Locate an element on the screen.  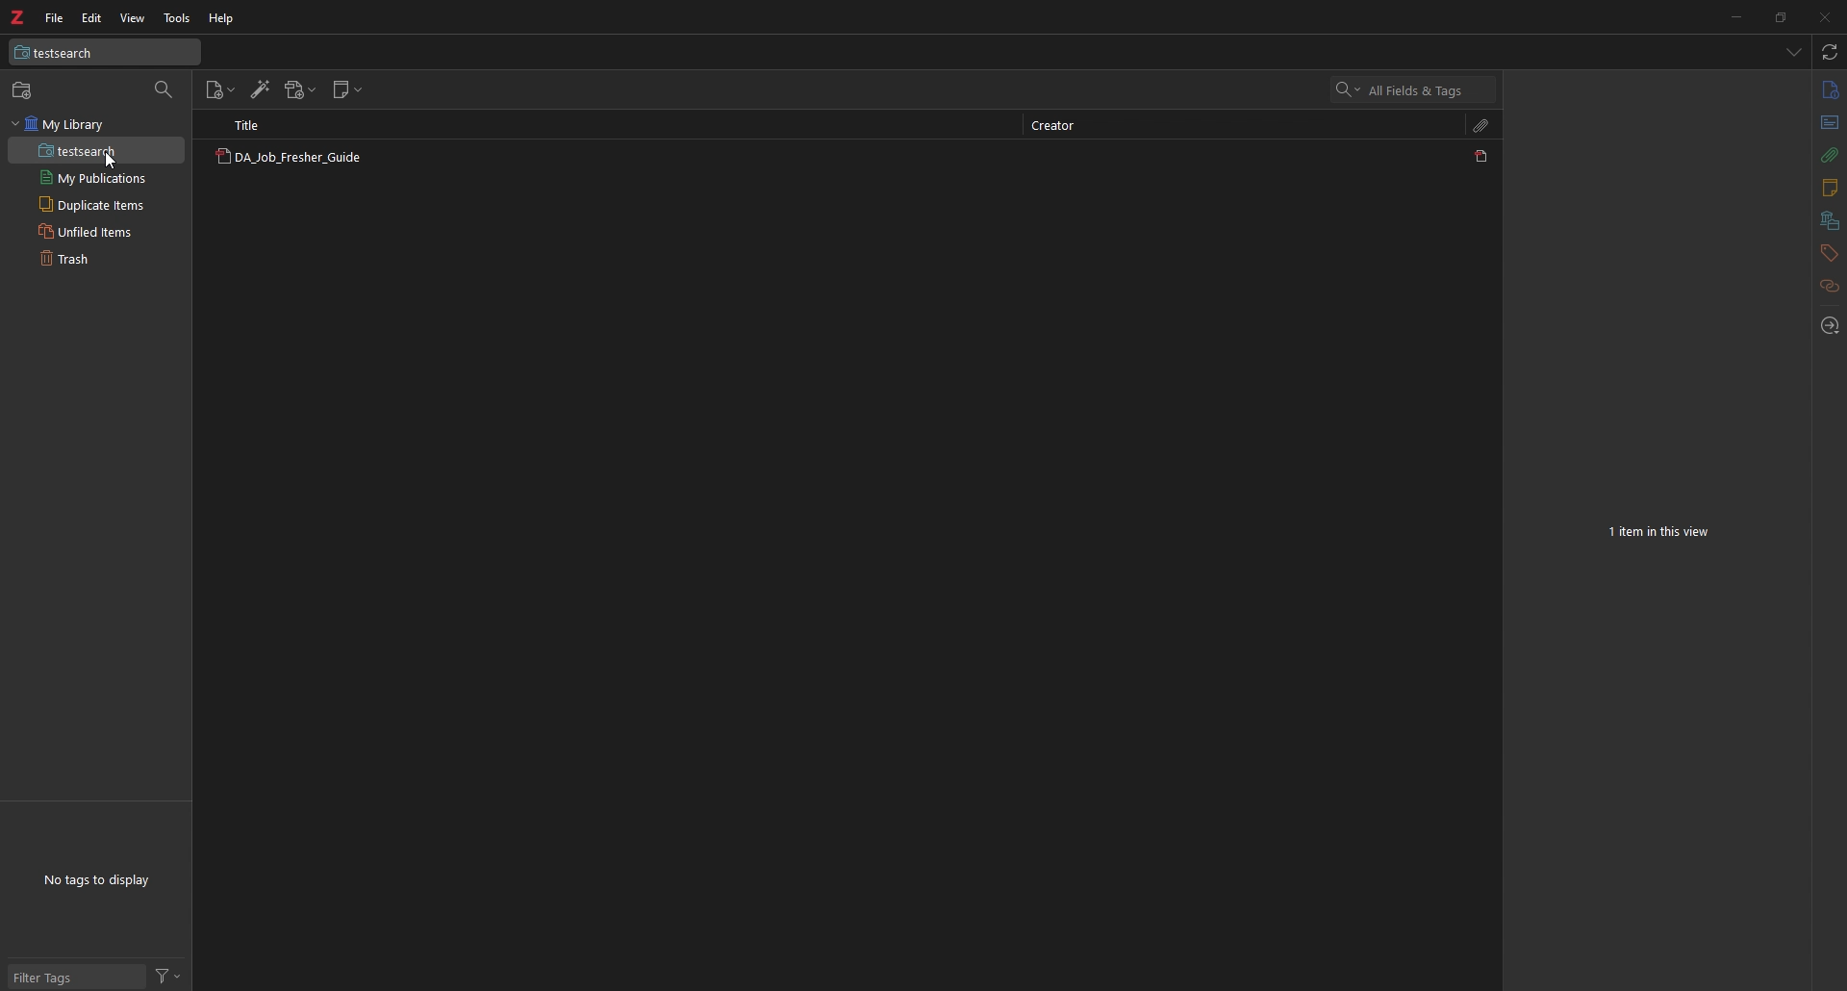
file is located at coordinates (57, 17).